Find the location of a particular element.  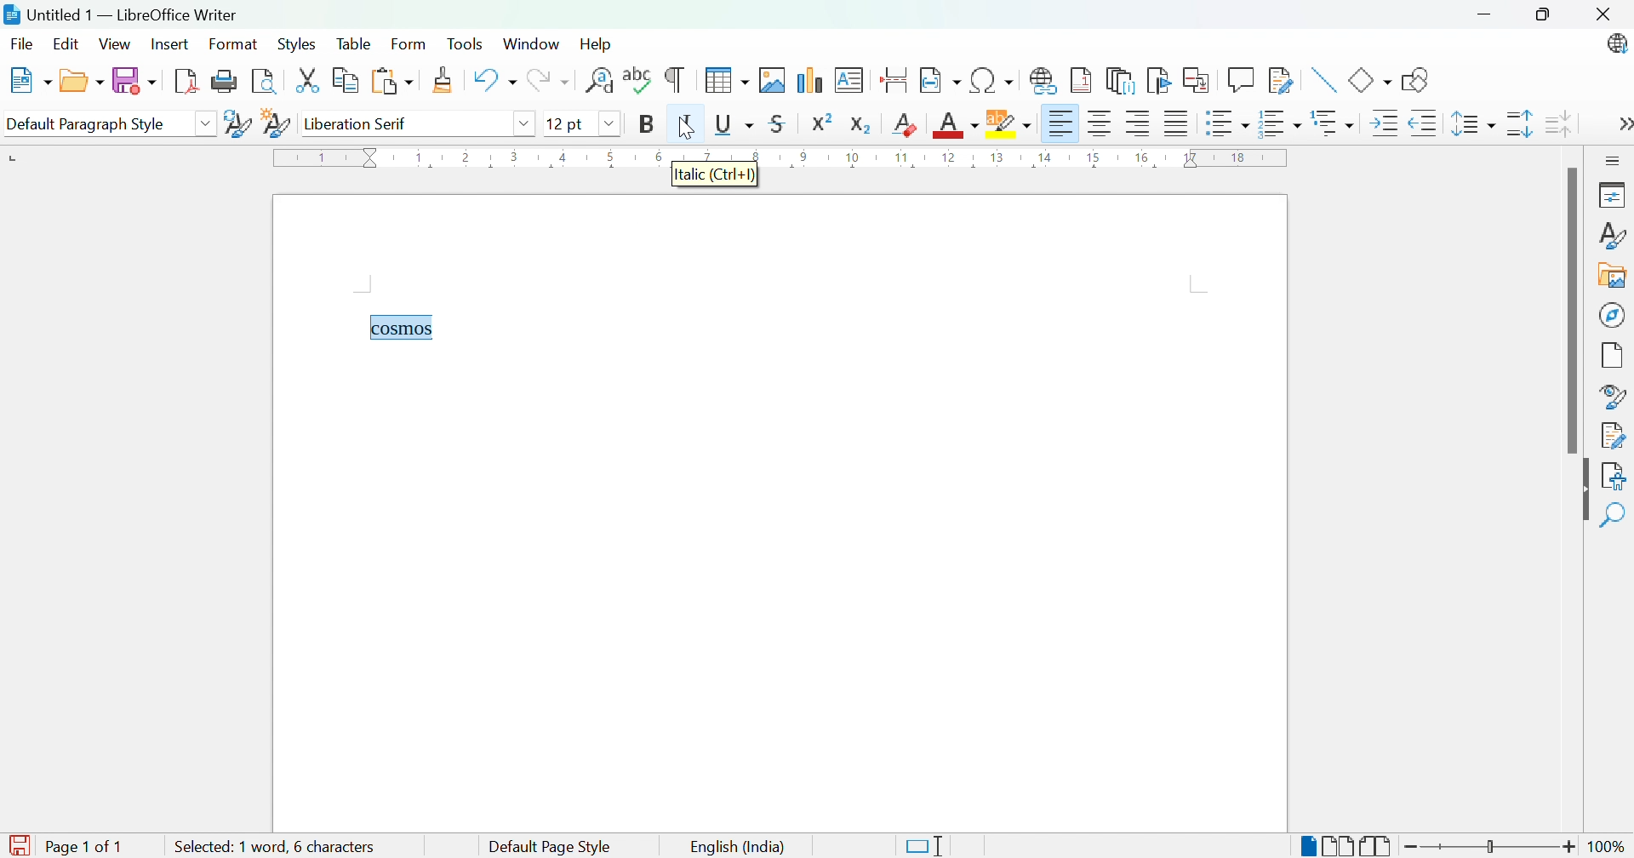

Insert special characters is located at coordinates (994, 80).